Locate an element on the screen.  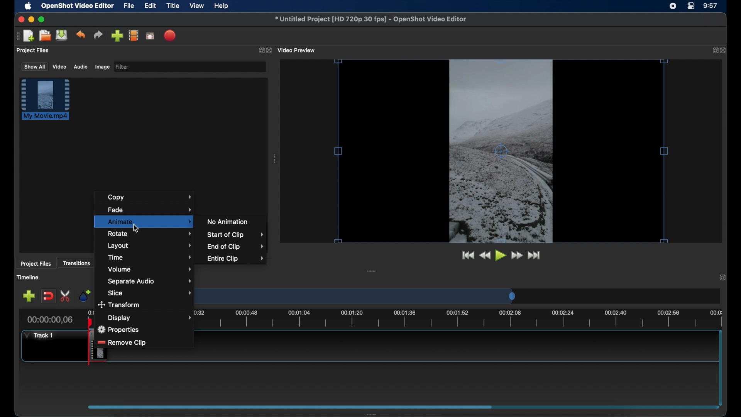
project files is located at coordinates (36, 264).